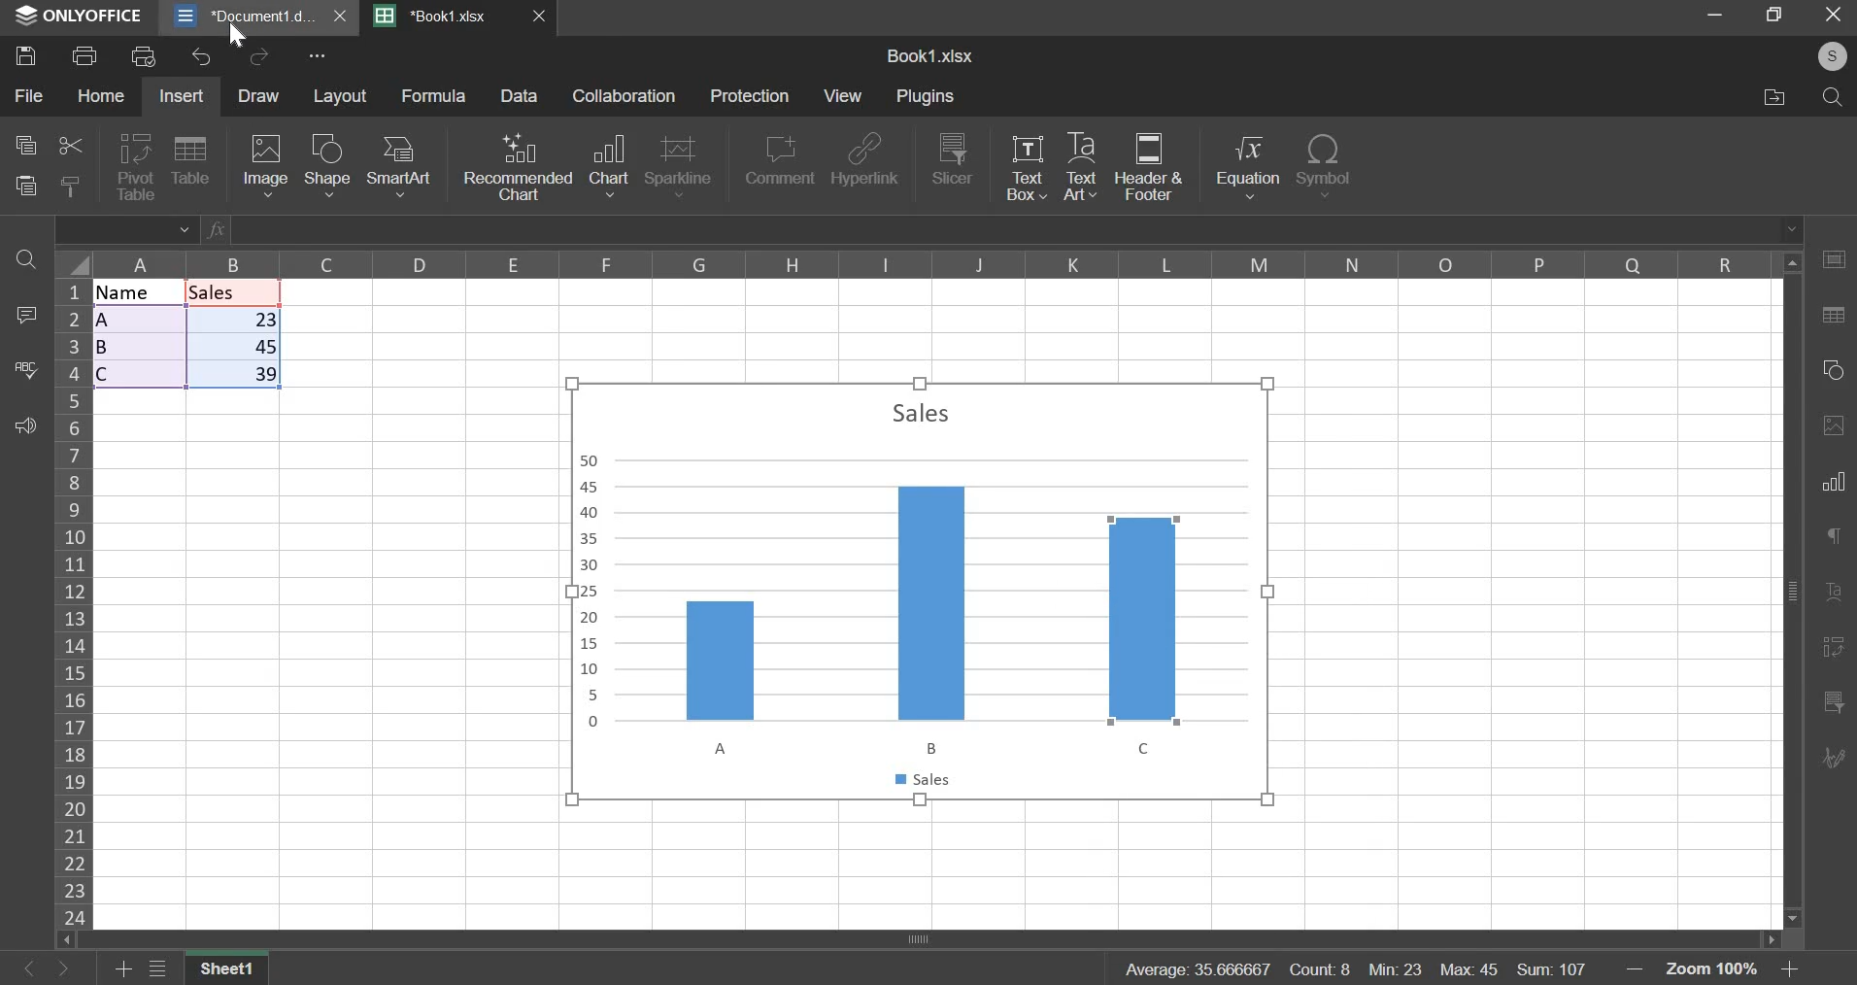 The image size is (1857, 985). Describe the element at coordinates (267, 165) in the screenshot. I see `image` at that location.